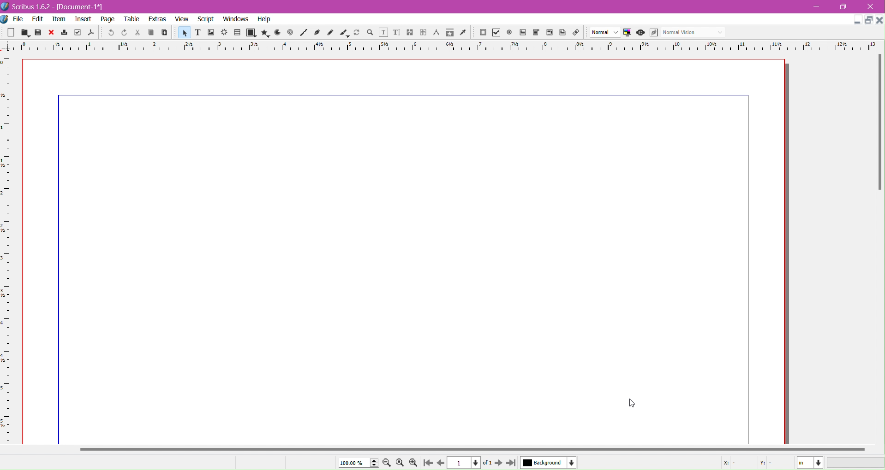 The height and width of the screenshot is (470, 885). Describe the element at coordinates (60, 20) in the screenshot. I see `item menu` at that location.